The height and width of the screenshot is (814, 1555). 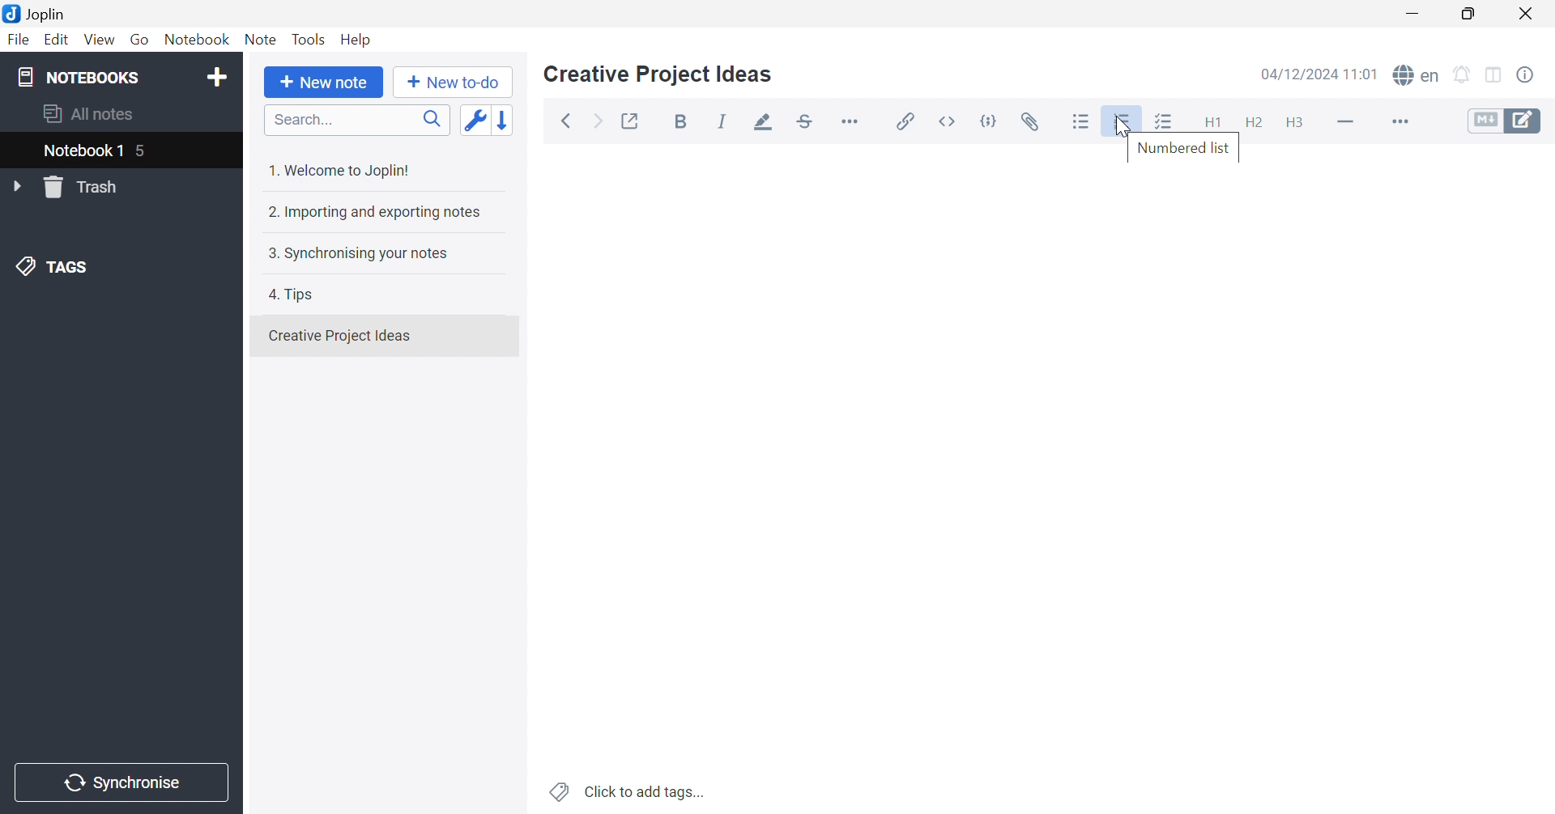 What do you see at coordinates (1417, 77) in the screenshot?
I see `Spell check` at bounding box center [1417, 77].